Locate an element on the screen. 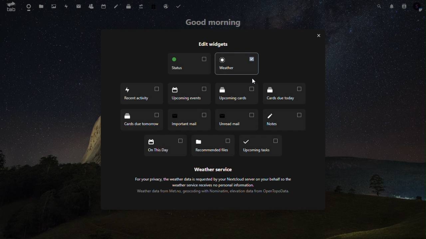  notes is located at coordinates (285, 119).